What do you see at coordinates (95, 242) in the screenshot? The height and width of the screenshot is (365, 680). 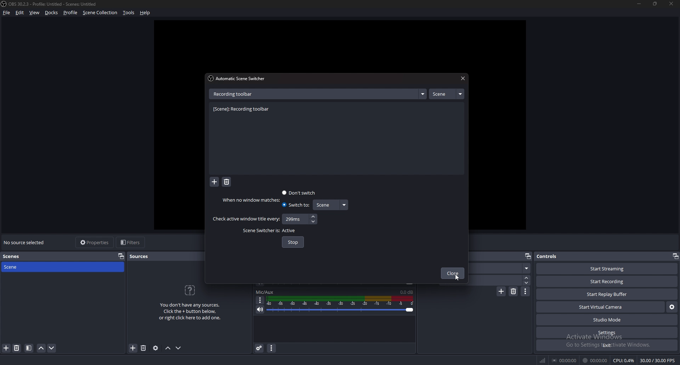 I see `properties` at bounding box center [95, 242].